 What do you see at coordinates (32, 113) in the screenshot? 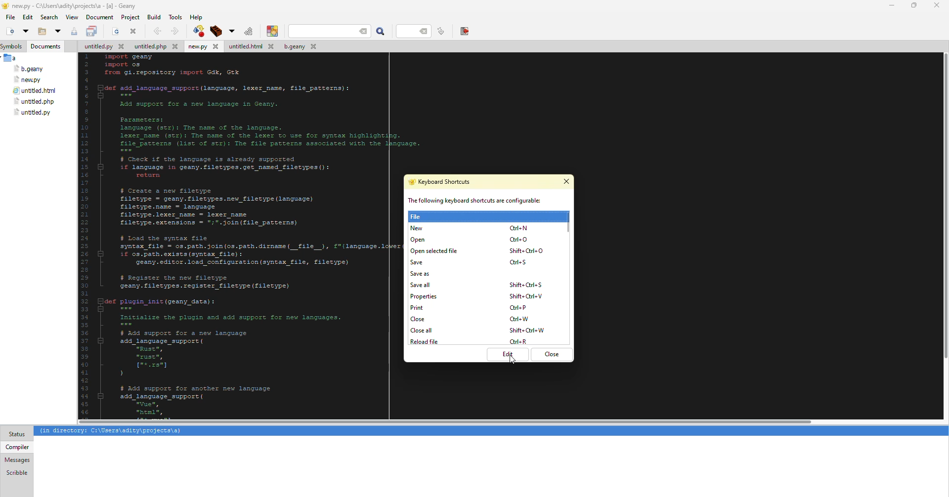
I see `file` at bounding box center [32, 113].